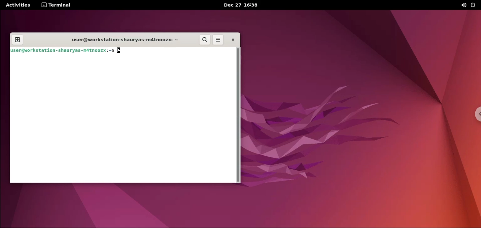  What do you see at coordinates (205, 40) in the screenshot?
I see `search` at bounding box center [205, 40].